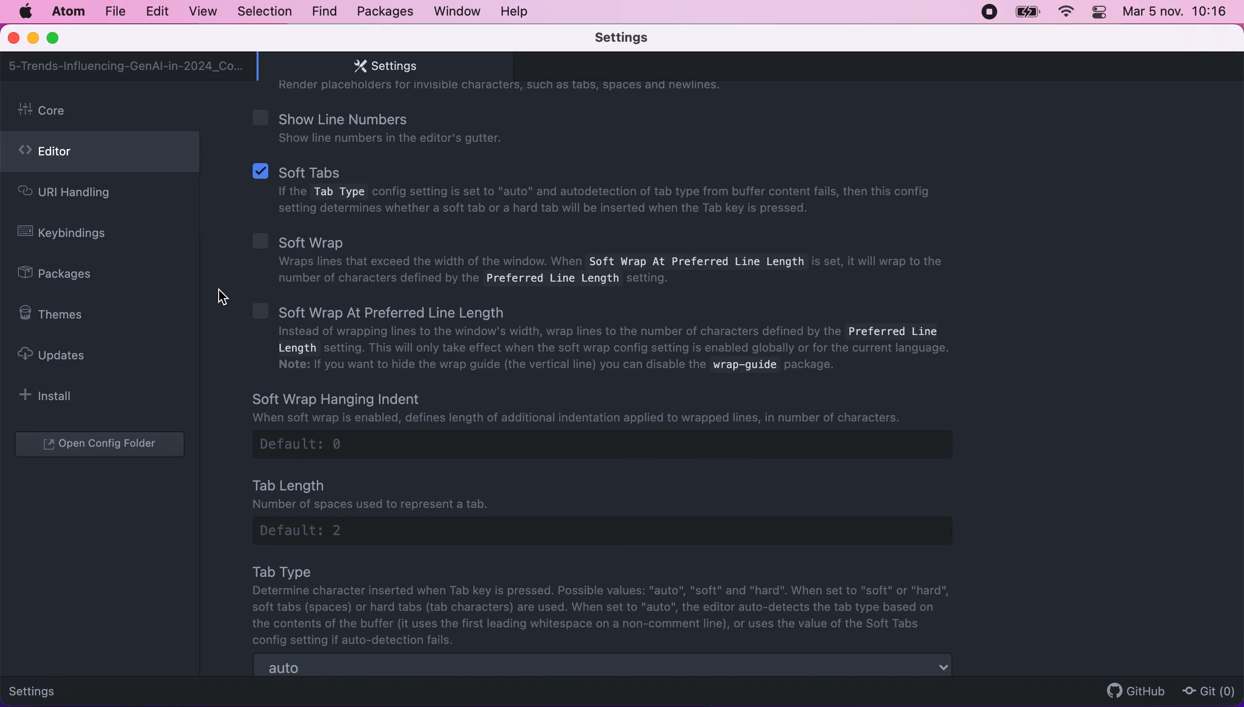  What do you see at coordinates (224, 303) in the screenshot?
I see `cursor` at bounding box center [224, 303].